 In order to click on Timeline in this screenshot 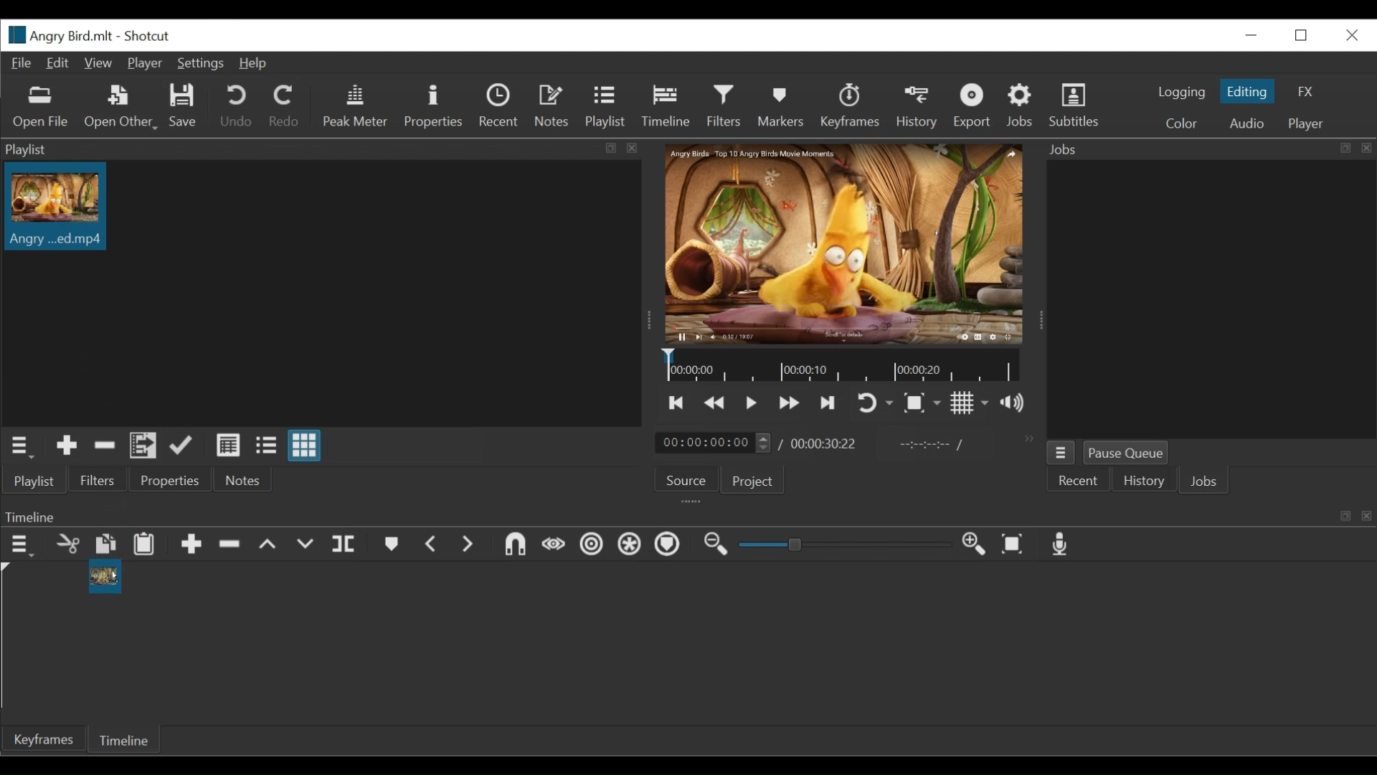, I will do `click(841, 366)`.